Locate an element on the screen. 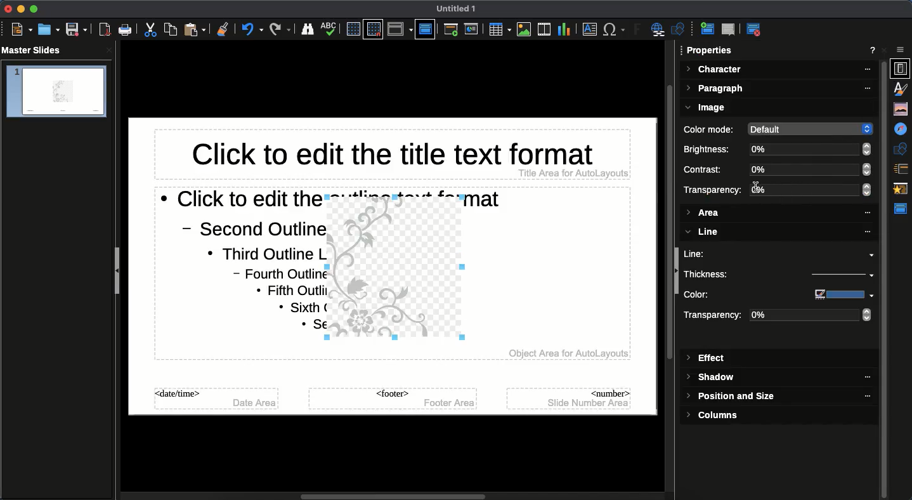  Spellcheck is located at coordinates (329, 28).